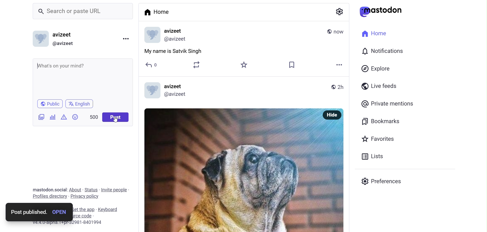 The image size is (487, 232). Describe the element at coordinates (339, 13) in the screenshot. I see `settings` at that location.